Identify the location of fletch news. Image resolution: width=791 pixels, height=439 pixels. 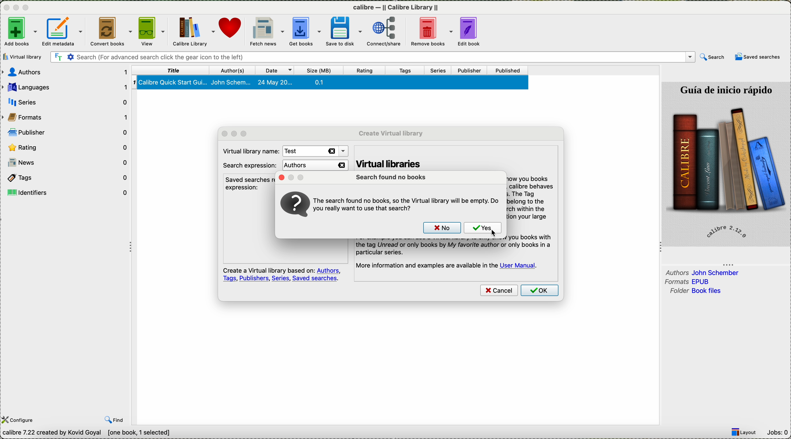
(267, 31).